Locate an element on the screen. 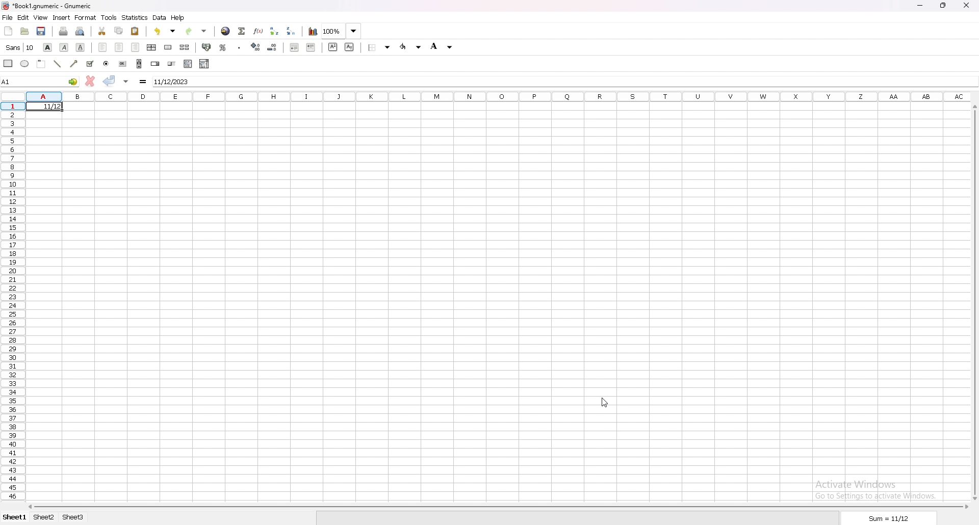 Image resolution: width=979 pixels, height=525 pixels. view is located at coordinates (40, 18).